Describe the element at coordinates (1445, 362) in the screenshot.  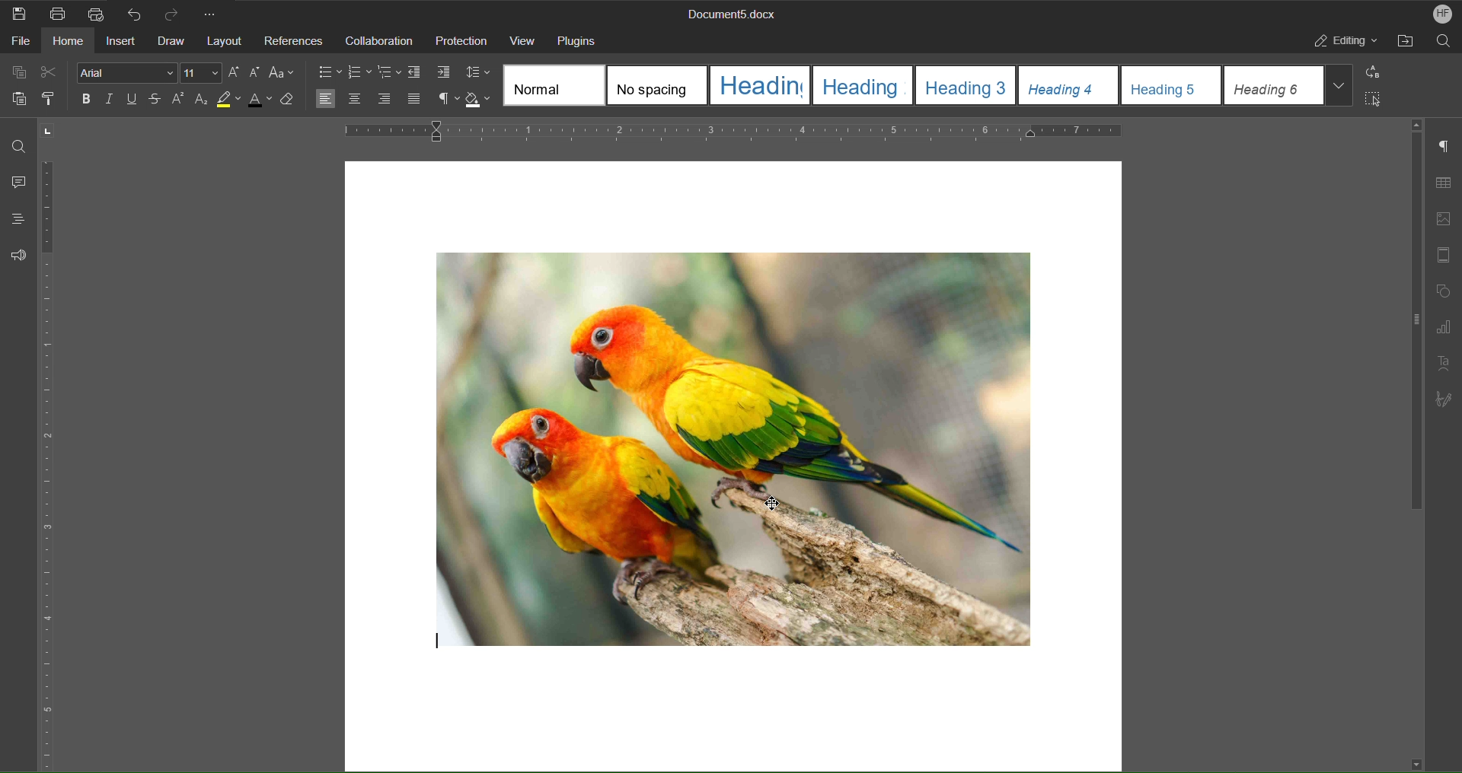
I see `Text Art` at that location.